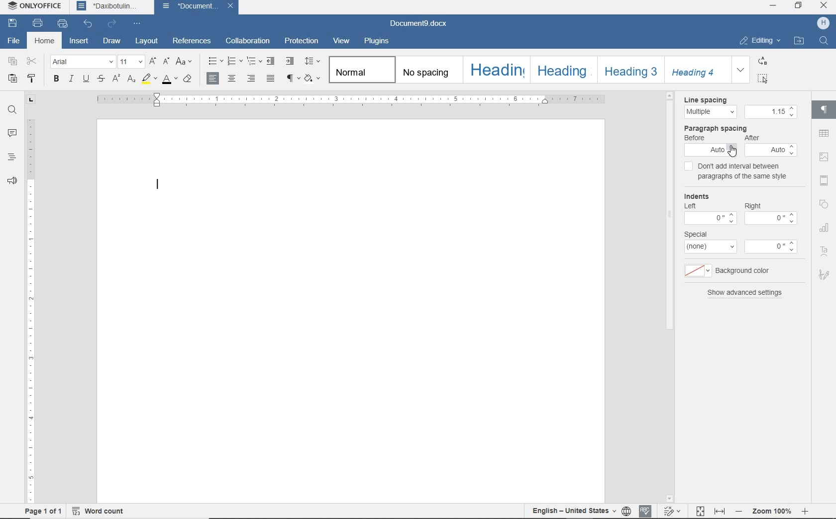 This screenshot has height=519, width=836. Describe the element at coordinates (764, 79) in the screenshot. I see `SELECT ALL` at that location.